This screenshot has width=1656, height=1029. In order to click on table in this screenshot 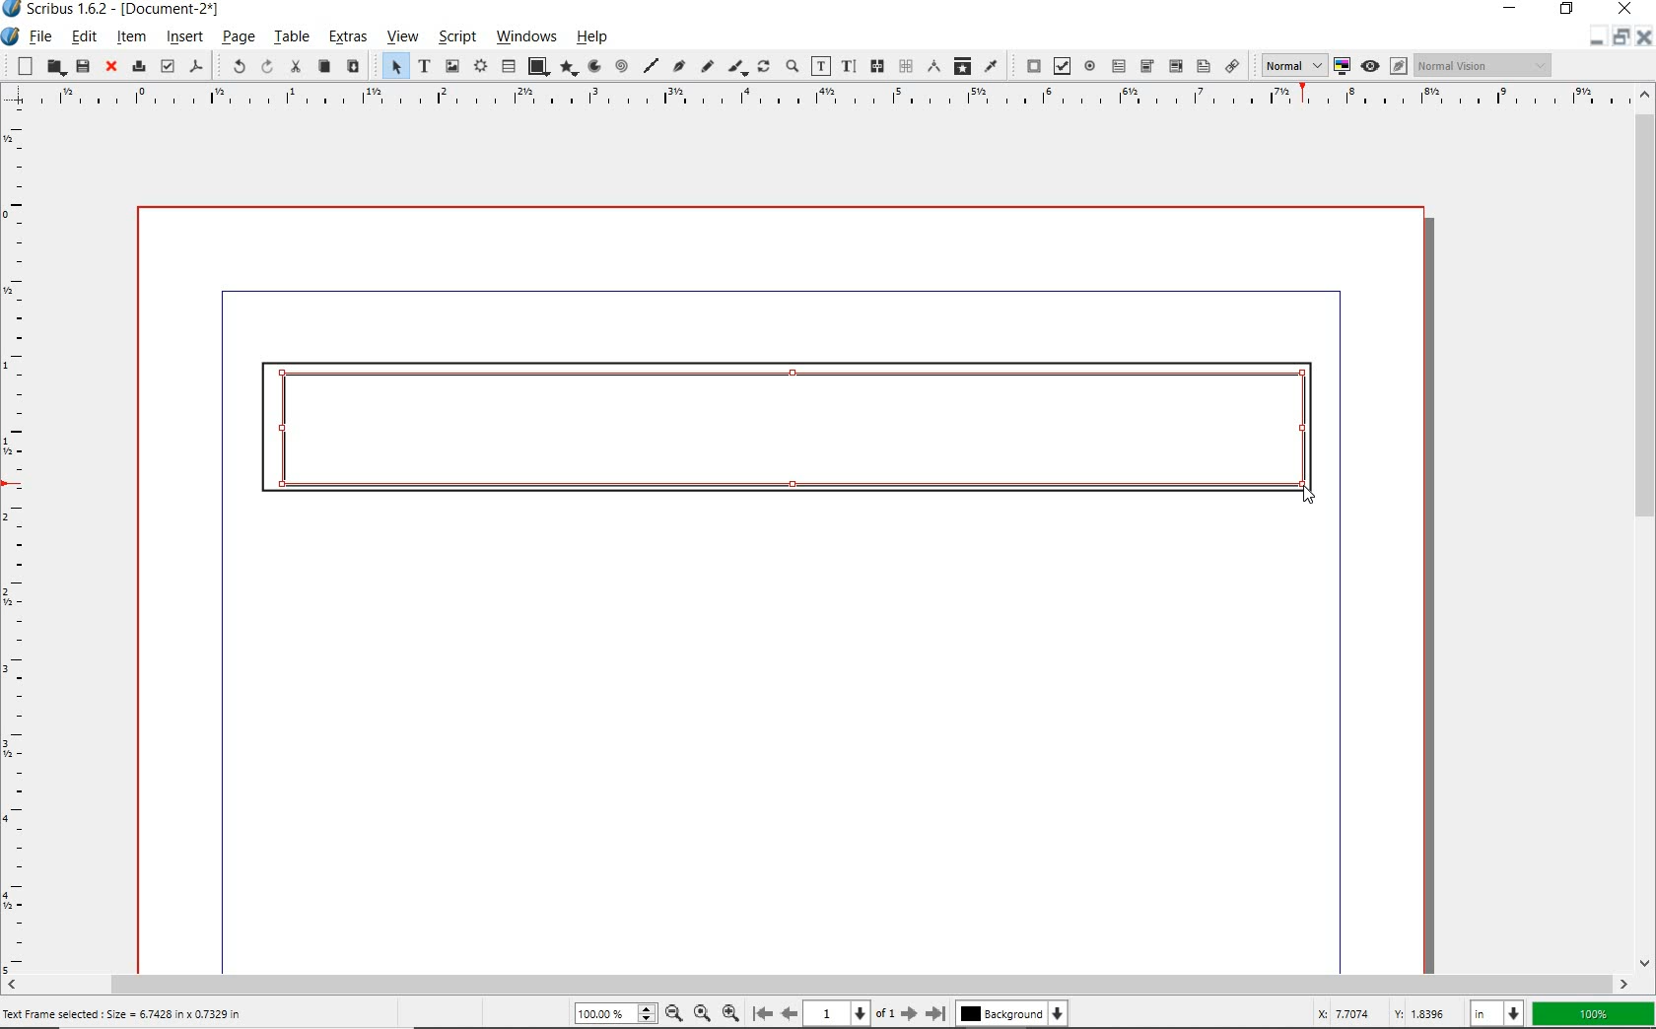, I will do `click(507, 65)`.